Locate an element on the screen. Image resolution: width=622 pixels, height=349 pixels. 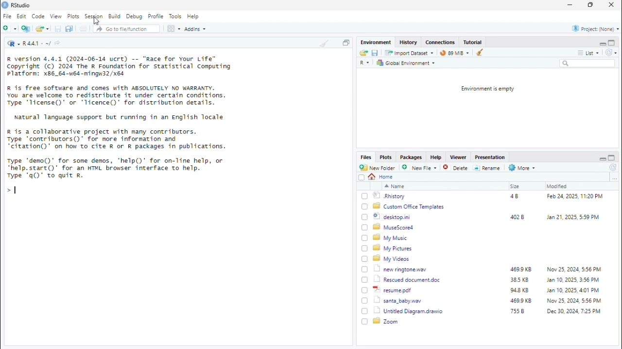
Tools is located at coordinates (176, 16).